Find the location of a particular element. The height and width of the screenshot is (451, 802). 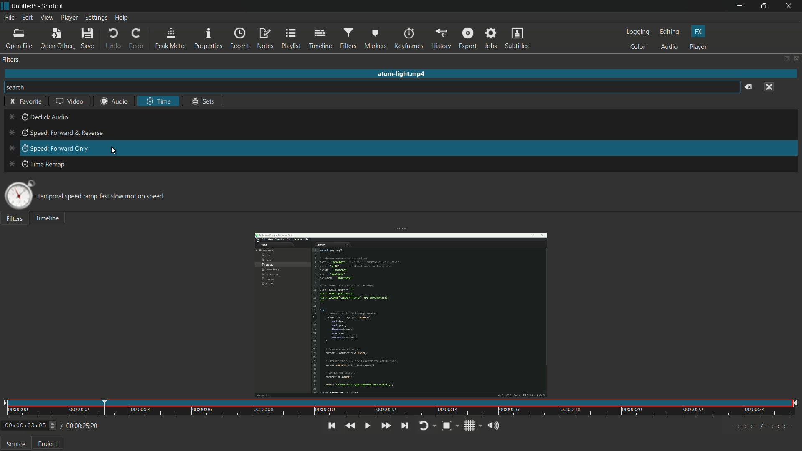

show grid is located at coordinates (472, 426).